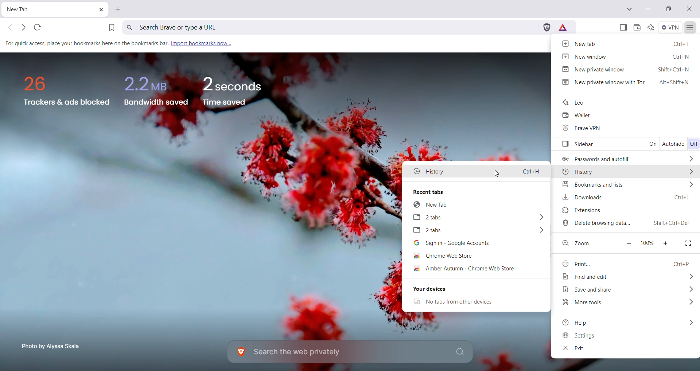 This screenshot has width=700, height=371. Describe the element at coordinates (64, 91) in the screenshot. I see `26 Trackers & ads blocked` at that location.